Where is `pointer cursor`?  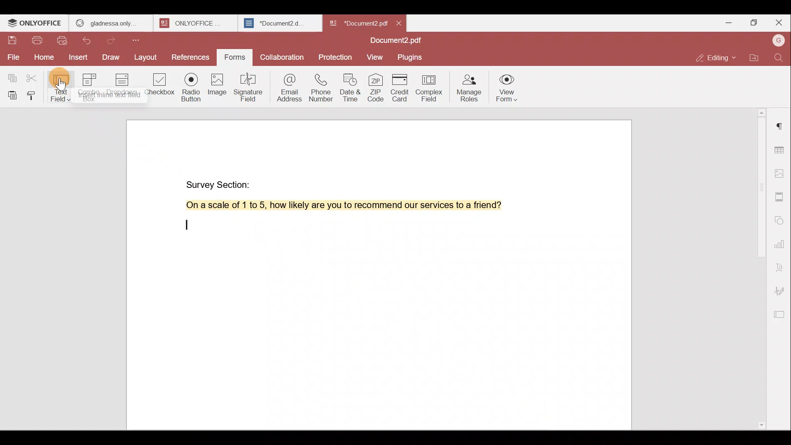
pointer cursor is located at coordinates (61, 86).